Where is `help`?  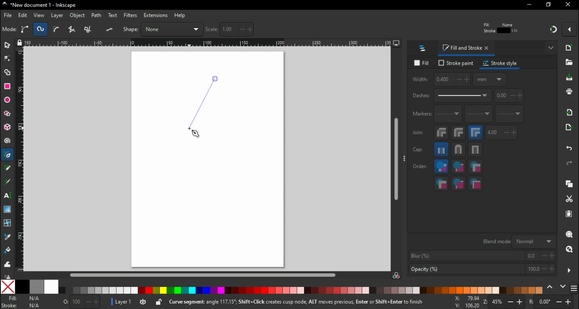
help is located at coordinates (180, 16).